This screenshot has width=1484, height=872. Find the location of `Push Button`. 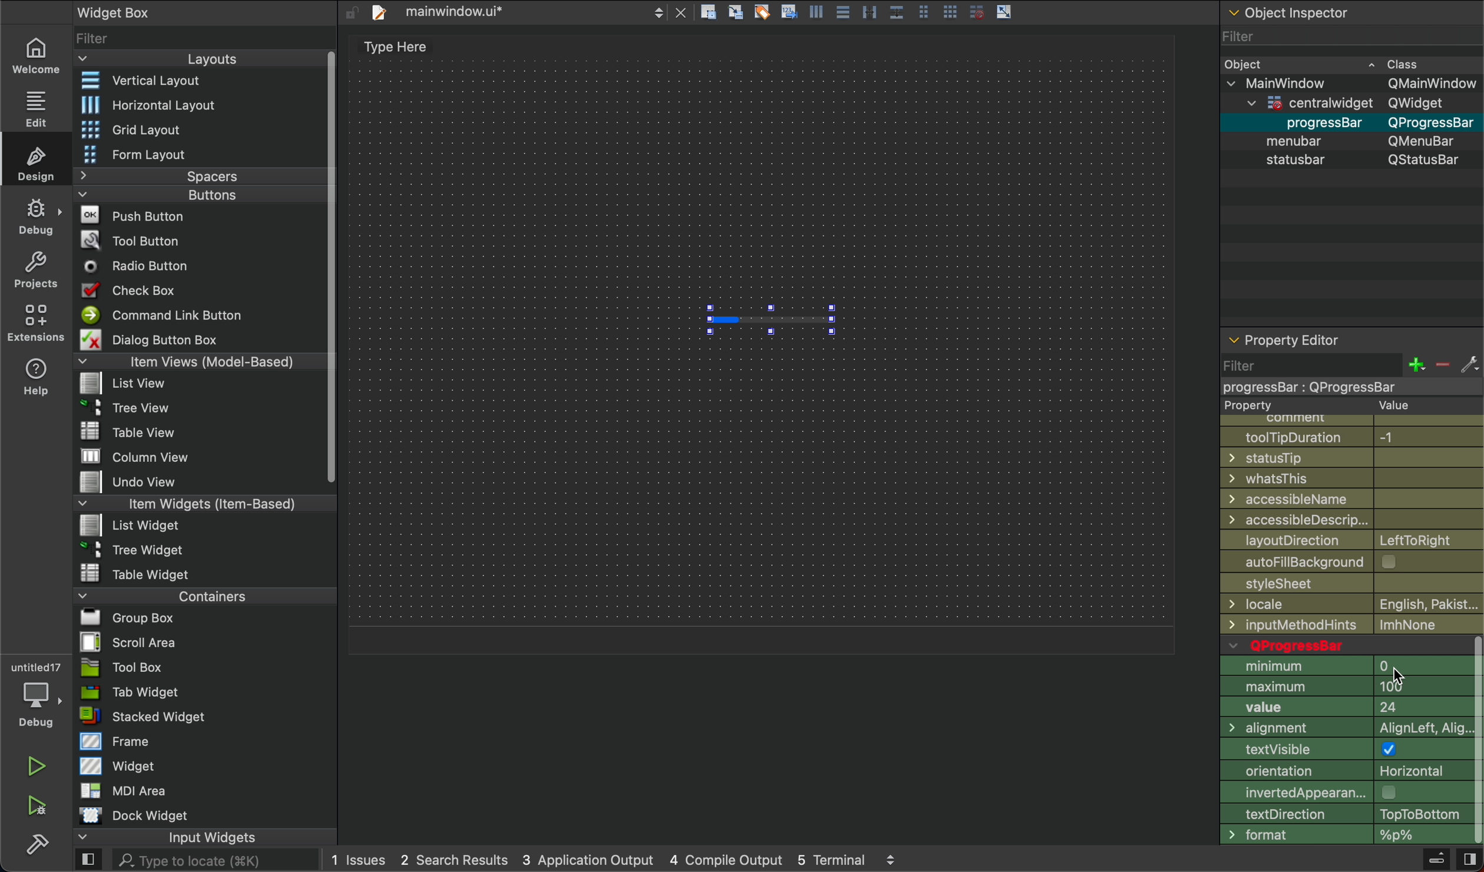

Push Button is located at coordinates (137, 214).